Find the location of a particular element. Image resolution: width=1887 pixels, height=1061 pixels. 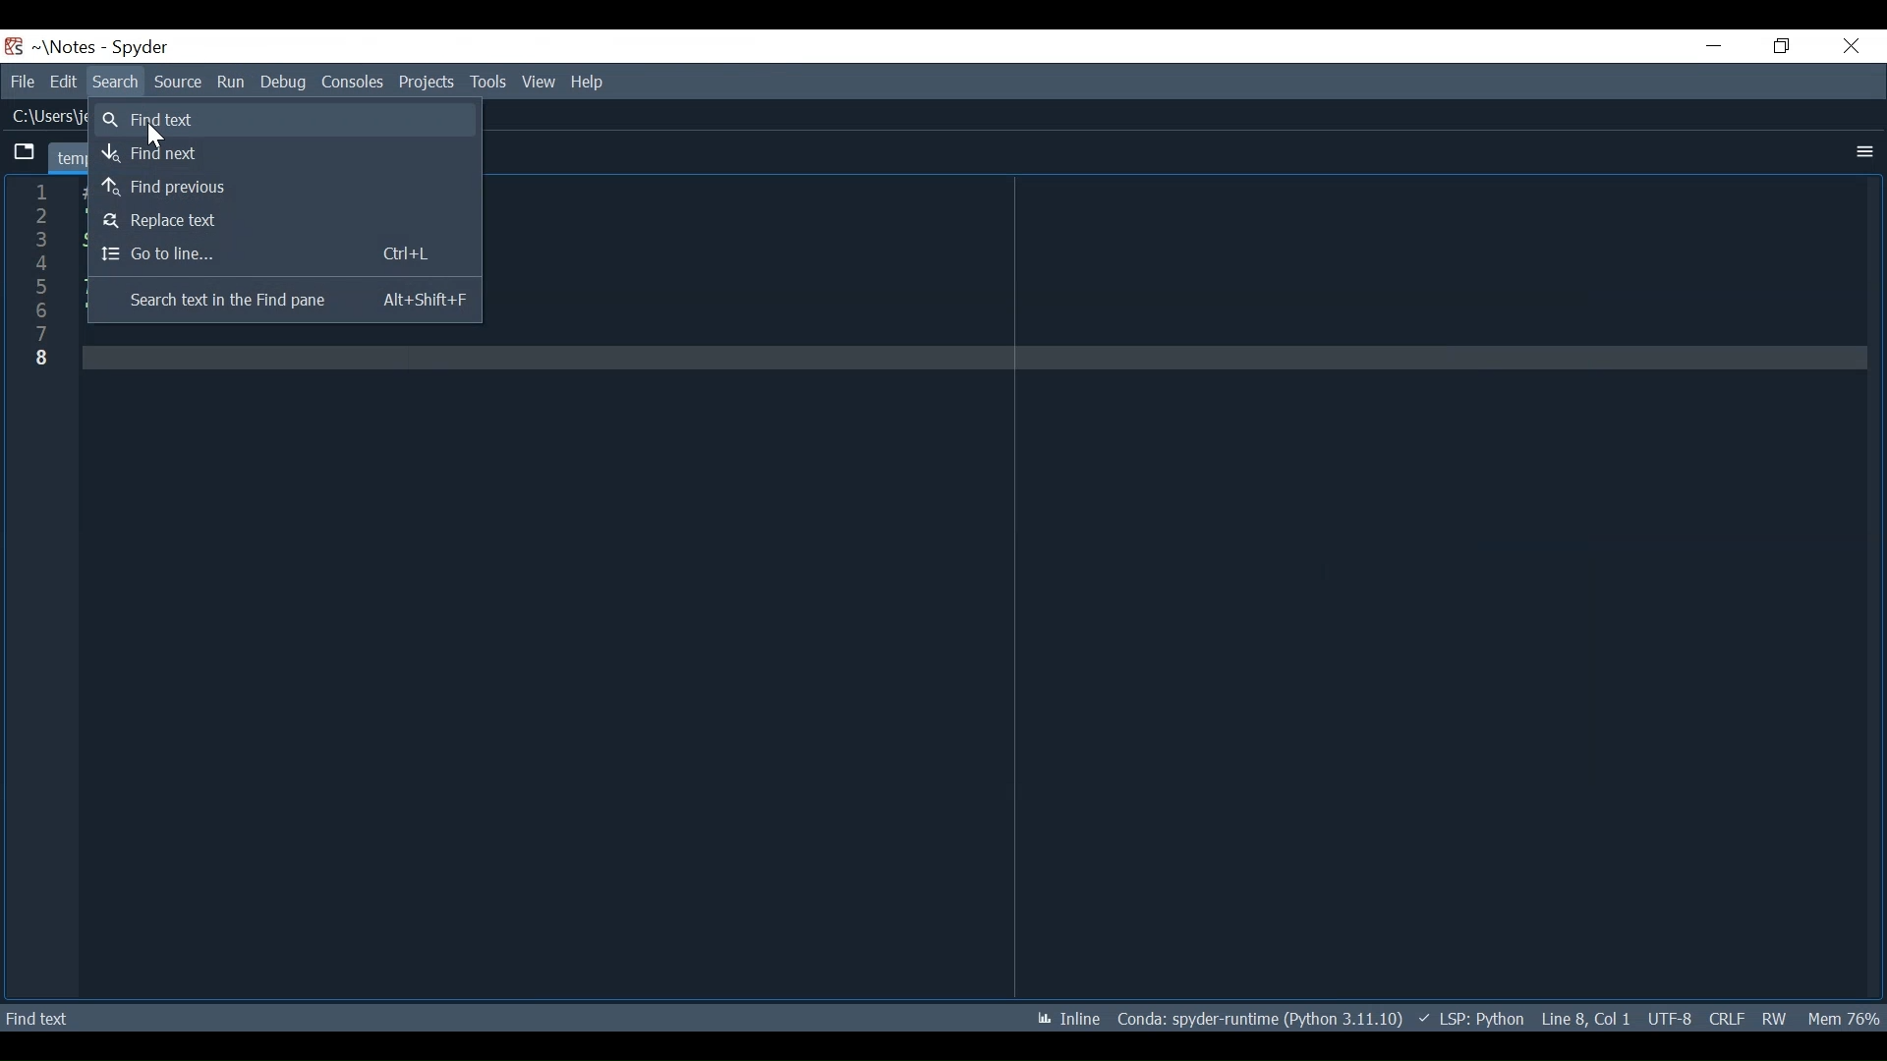

Close is located at coordinates (1854, 45).